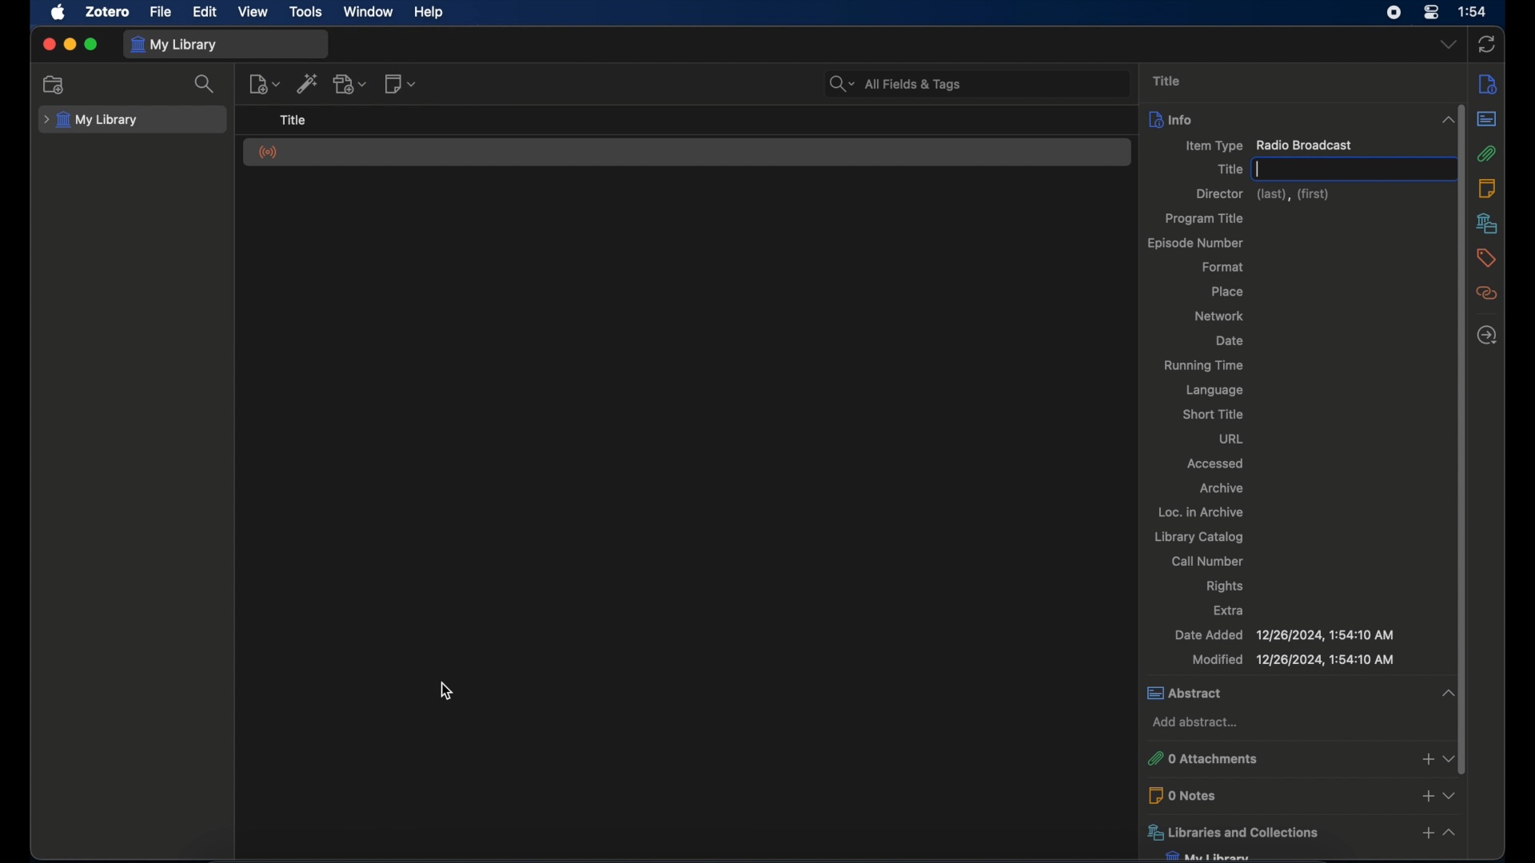 This screenshot has height=863, width=1535. What do you see at coordinates (1260, 169) in the screenshot?
I see `text cursor` at bounding box center [1260, 169].